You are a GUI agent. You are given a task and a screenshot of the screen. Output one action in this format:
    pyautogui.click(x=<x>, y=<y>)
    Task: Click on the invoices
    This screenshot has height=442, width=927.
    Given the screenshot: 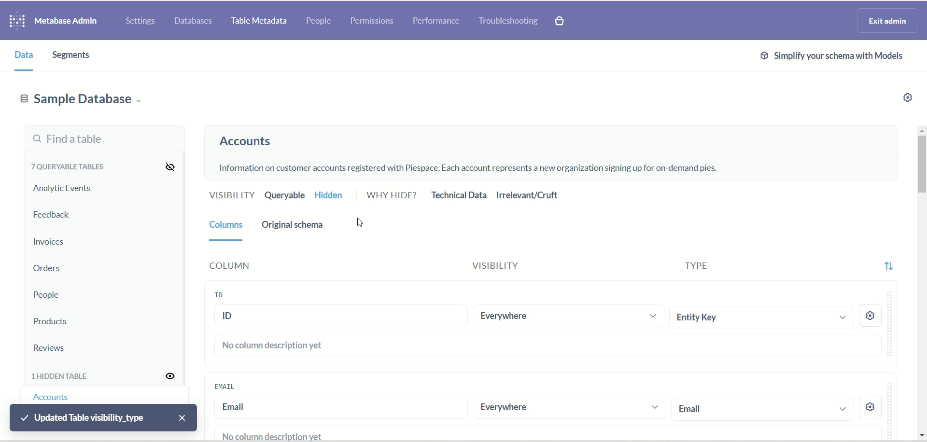 What is the action you would take?
    pyautogui.click(x=53, y=241)
    